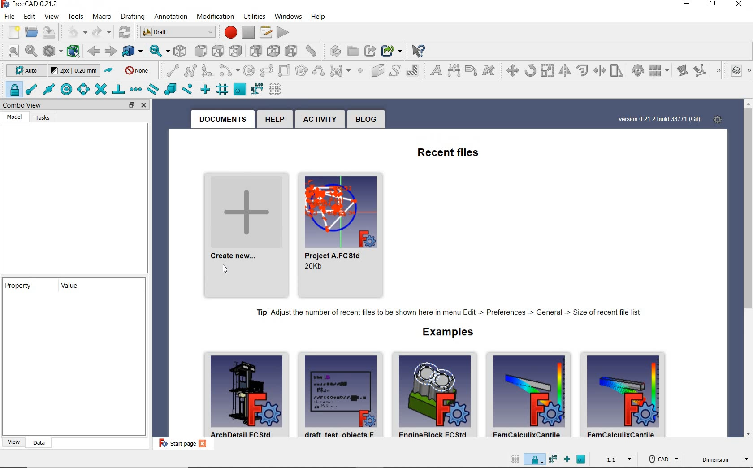  Describe the element at coordinates (178, 445) in the screenshot. I see `start page` at that location.